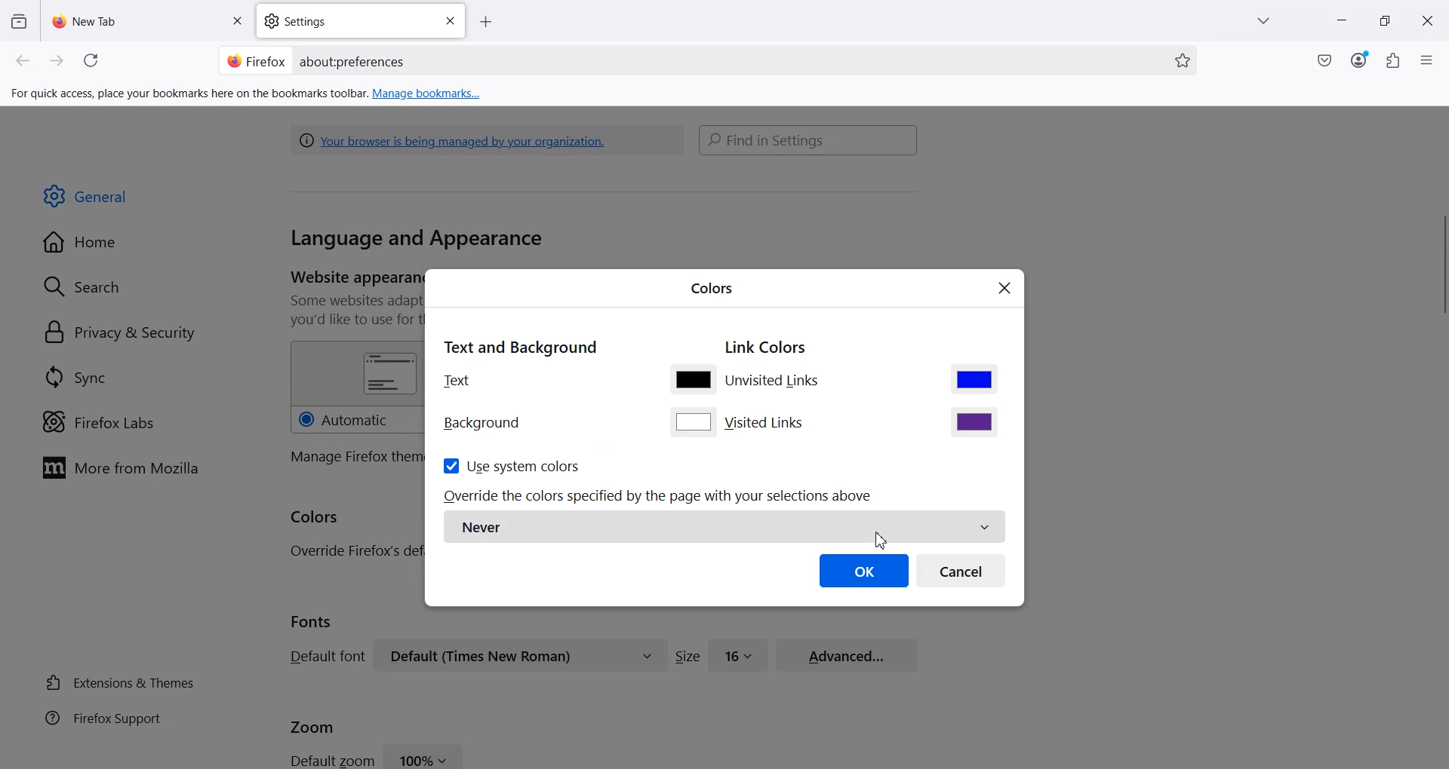 This screenshot has width=1449, height=769. Describe the element at coordinates (248, 94) in the screenshot. I see `For quick access, place your bookmarks here on the bookmarks toolbar. Manage bookmarks...` at that location.